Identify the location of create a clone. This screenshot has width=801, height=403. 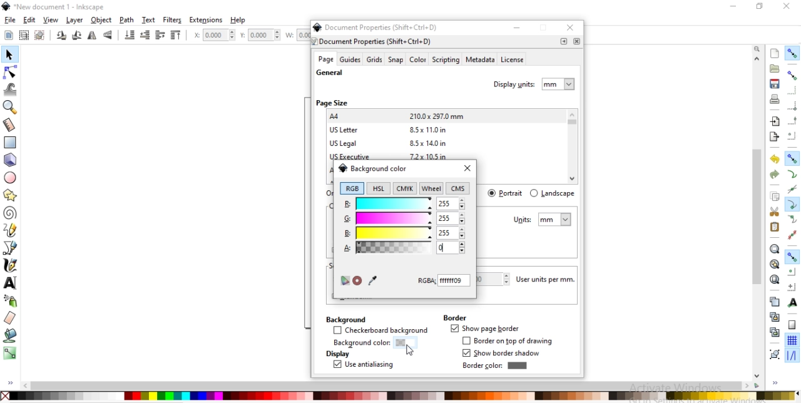
(773, 317).